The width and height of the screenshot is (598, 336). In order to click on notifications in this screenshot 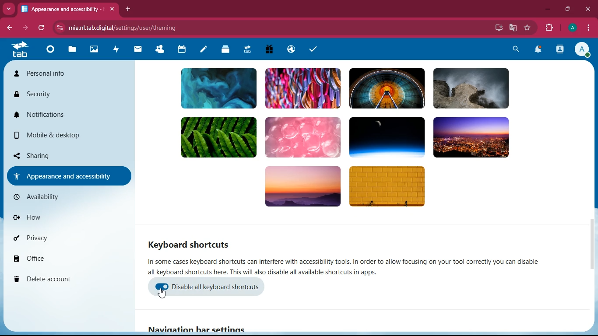, I will do `click(538, 50)`.